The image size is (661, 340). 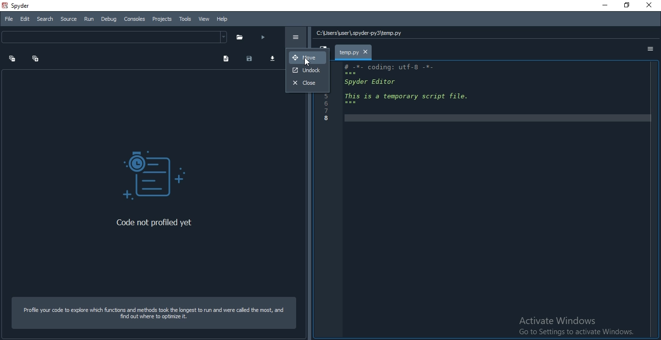 What do you see at coordinates (252, 60) in the screenshot?
I see `save` at bounding box center [252, 60].